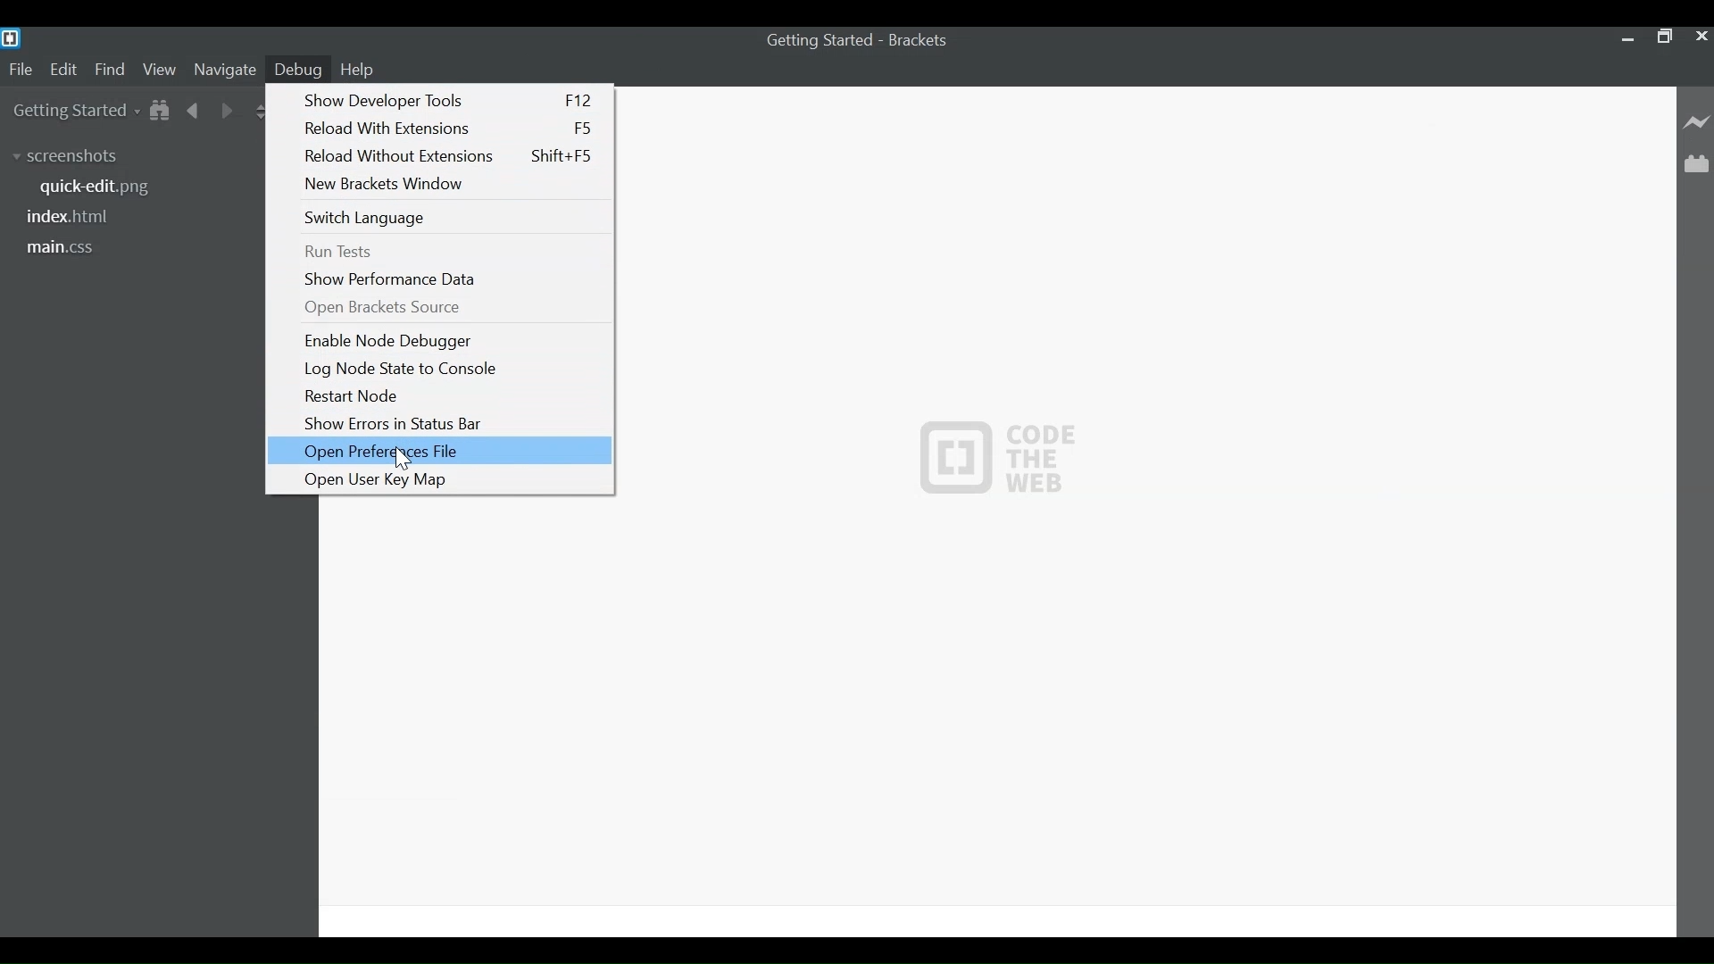 This screenshot has width=1714, height=964. What do you see at coordinates (76, 158) in the screenshot?
I see `screenshot` at bounding box center [76, 158].